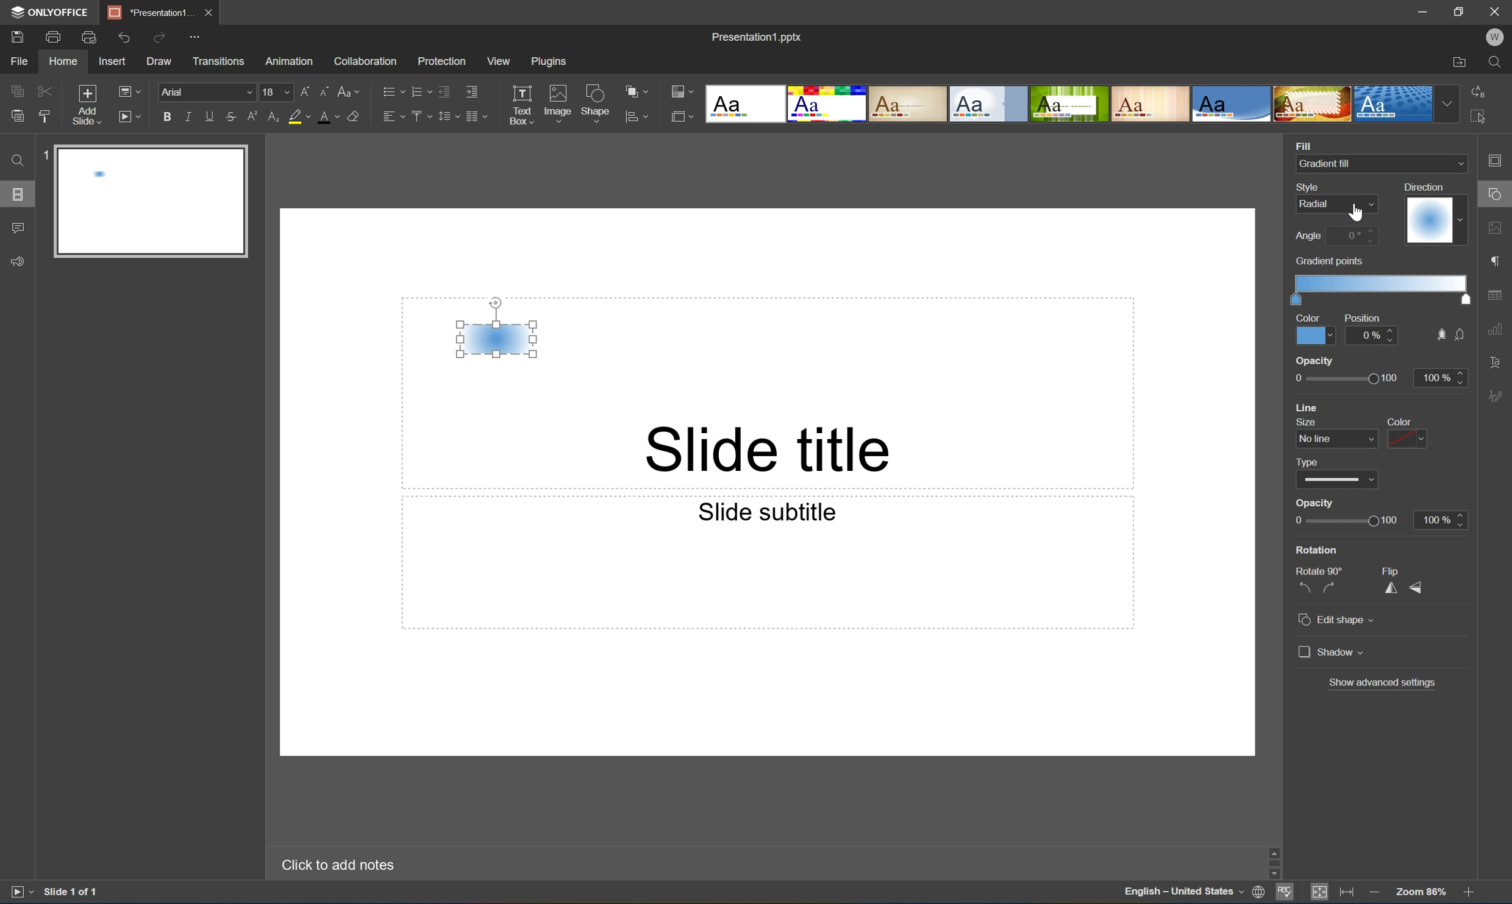 The height and width of the screenshot is (904, 1512). Describe the element at coordinates (230, 118) in the screenshot. I see `Strikethrough` at that location.